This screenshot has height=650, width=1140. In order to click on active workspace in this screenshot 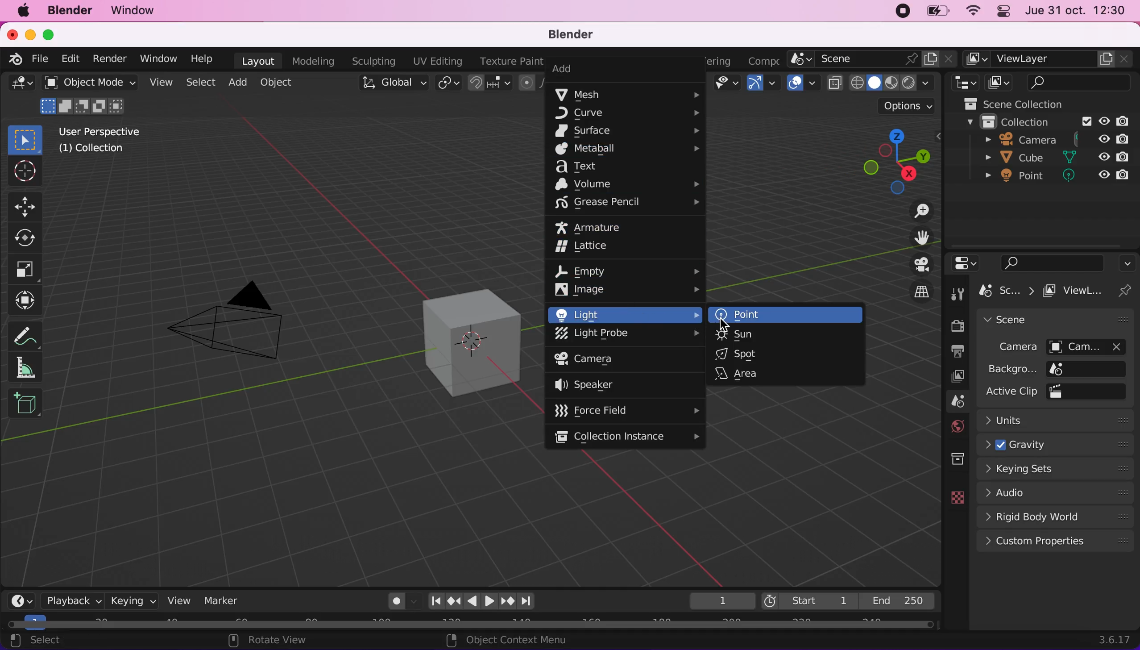, I will do `click(766, 59)`.